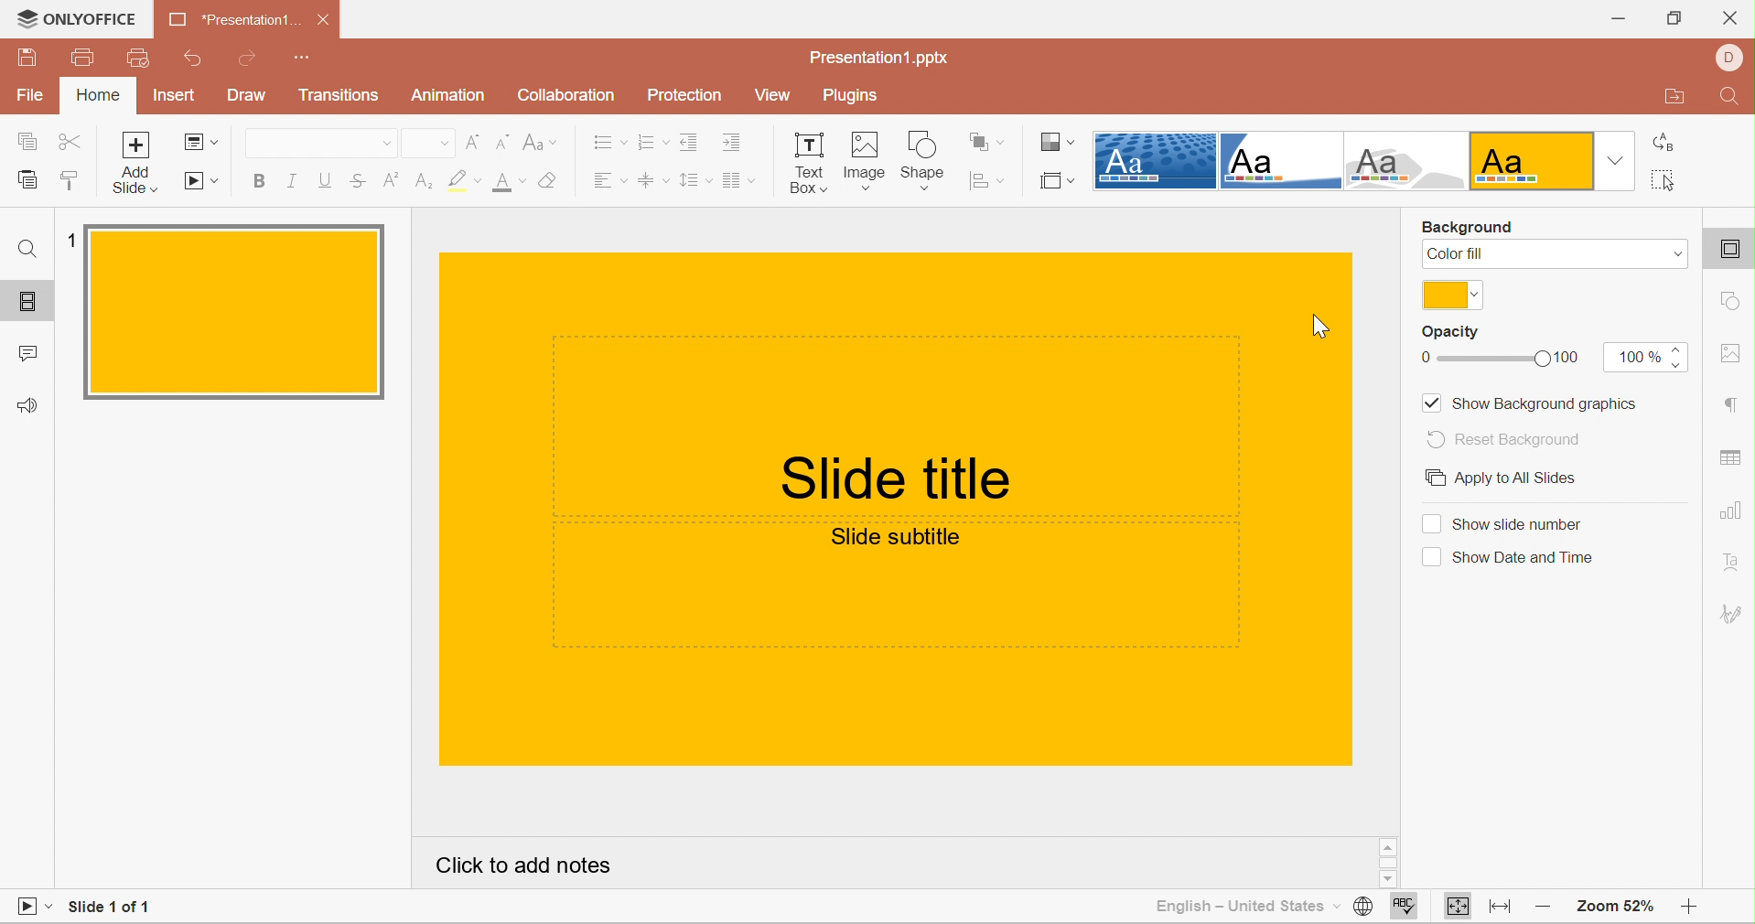 This screenshot has width=1755, height=924. Describe the element at coordinates (1635, 358) in the screenshot. I see `100%` at that location.